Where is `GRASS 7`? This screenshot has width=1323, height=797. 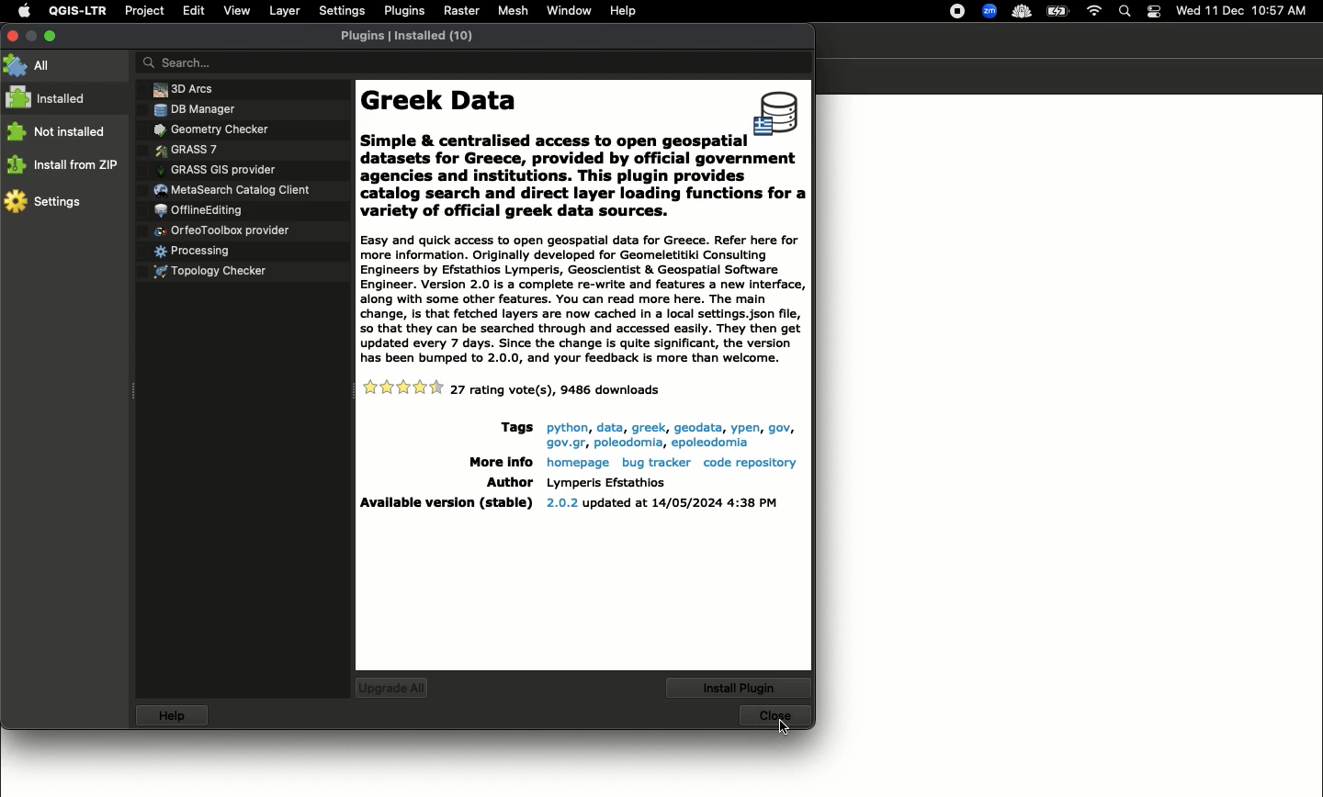
GRASS 7 is located at coordinates (186, 151).